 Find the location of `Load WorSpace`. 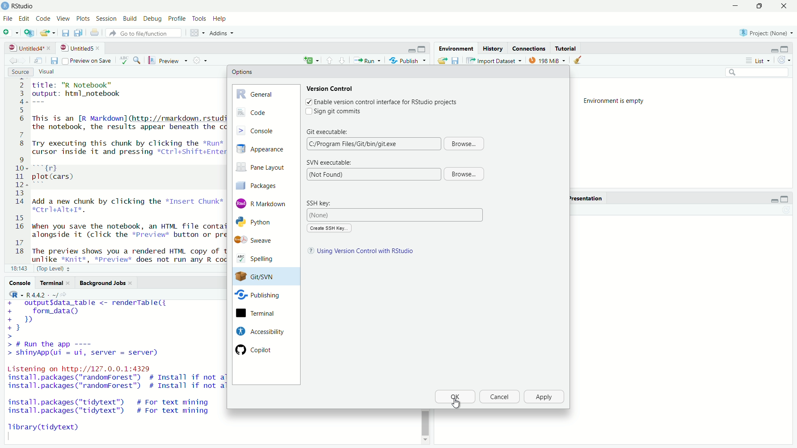

Load WorSpace is located at coordinates (442, 60).